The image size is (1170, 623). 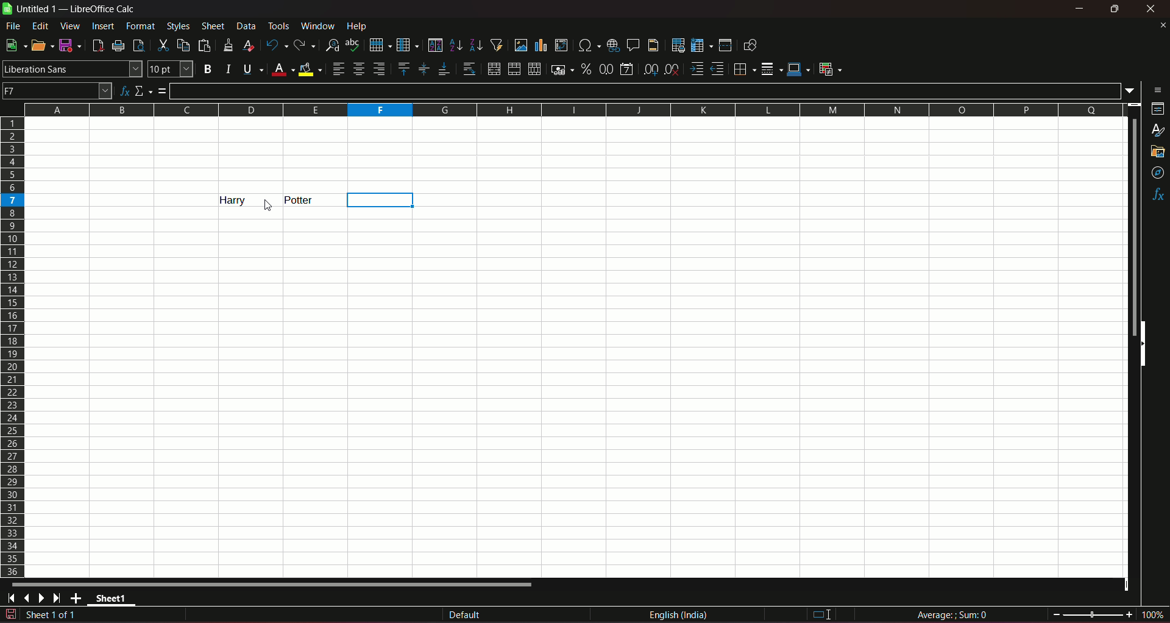 I want to click on window, so click(x=319, y=26).